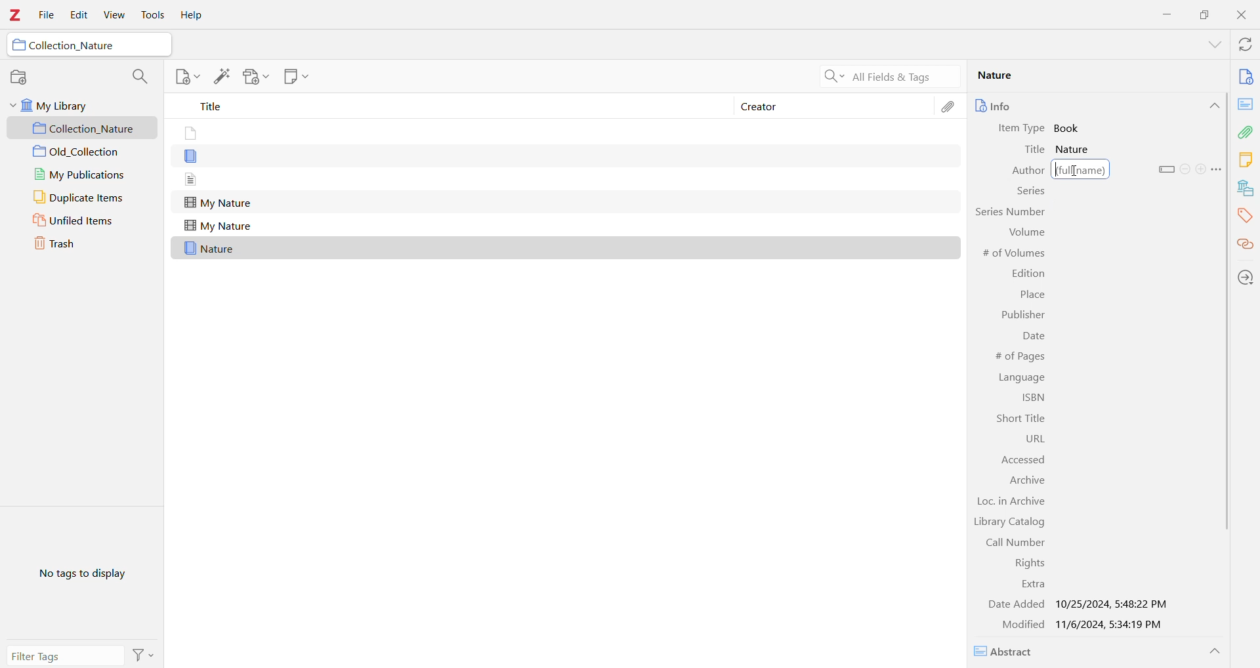 This screenshot has height=668, width=1260. What do you see at coordinates (218, 226) in the screenshot?
I see `My Nature` at bounding box center [218, 226].